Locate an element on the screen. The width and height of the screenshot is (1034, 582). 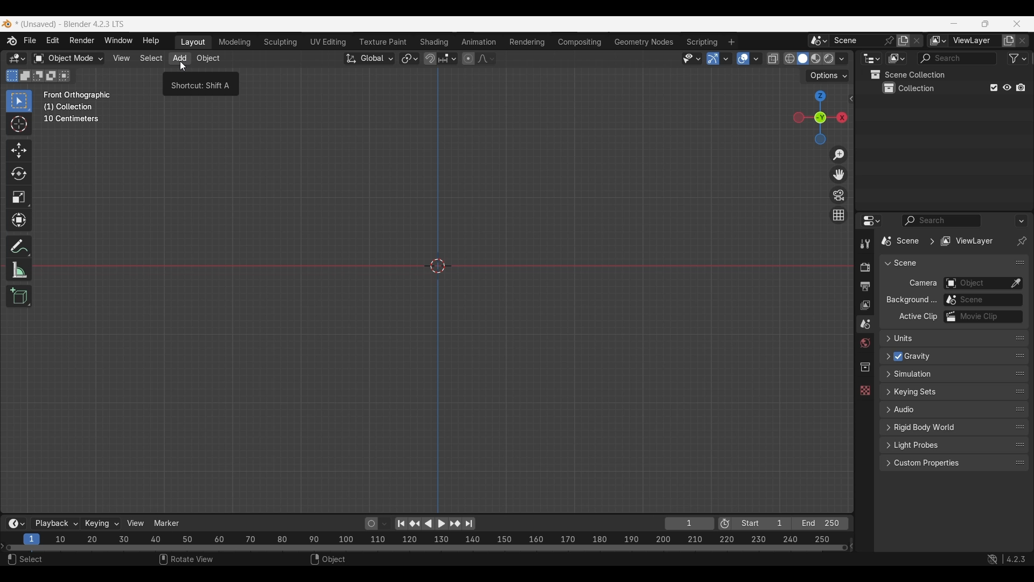
Move is located at coordinates (19, 151).